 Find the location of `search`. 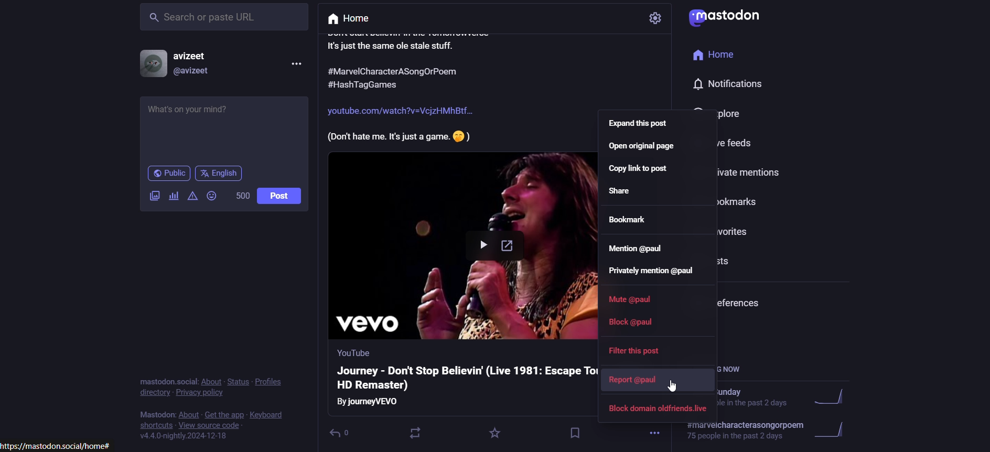

search is located at coordinates (222, 22).